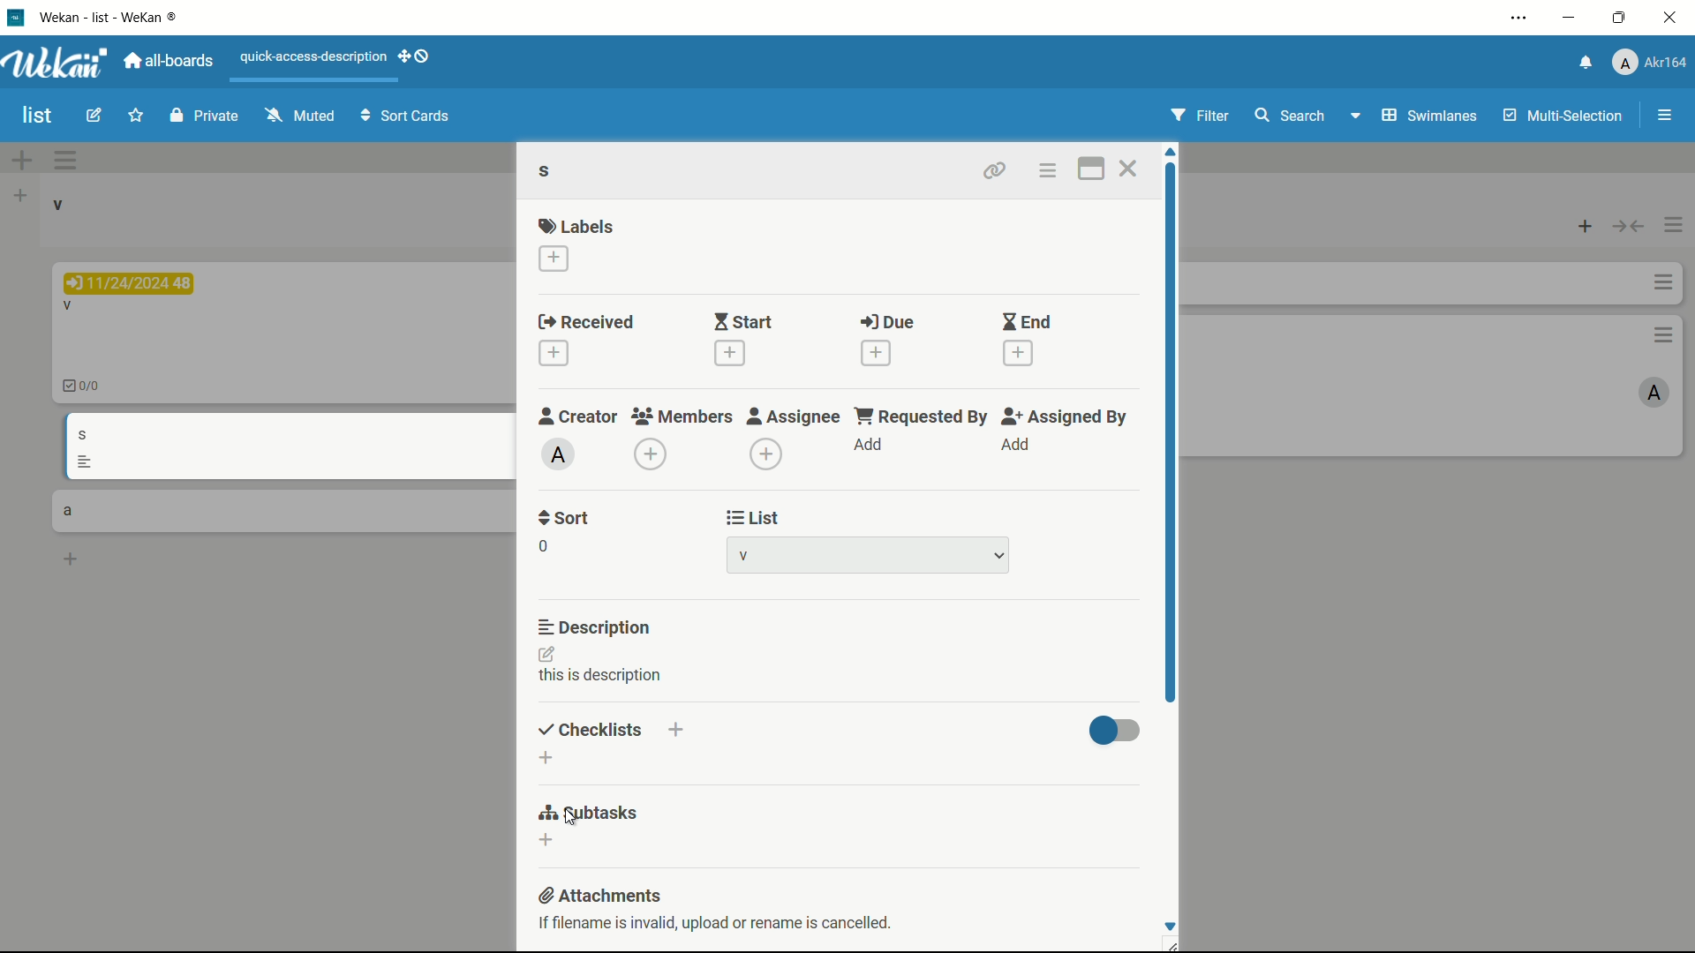 The width and height of the screenshot is (1695, 953). I want to click on add subtasks, so click(547, 840).